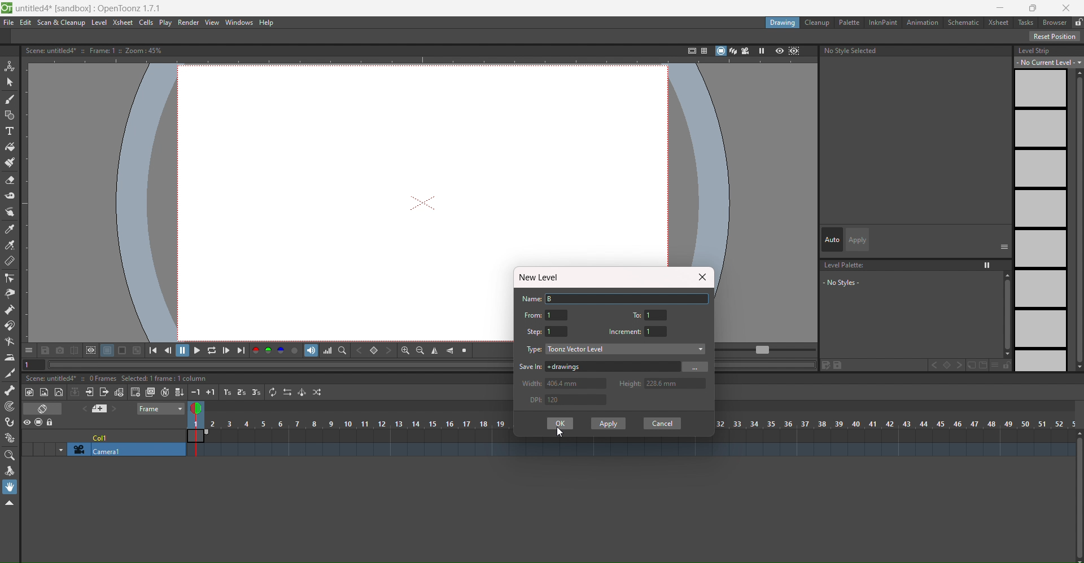 The image size is (1084, 563). Describe the element at coordinates (818, 23) in the screenshot. I see `cleanup` at that location.